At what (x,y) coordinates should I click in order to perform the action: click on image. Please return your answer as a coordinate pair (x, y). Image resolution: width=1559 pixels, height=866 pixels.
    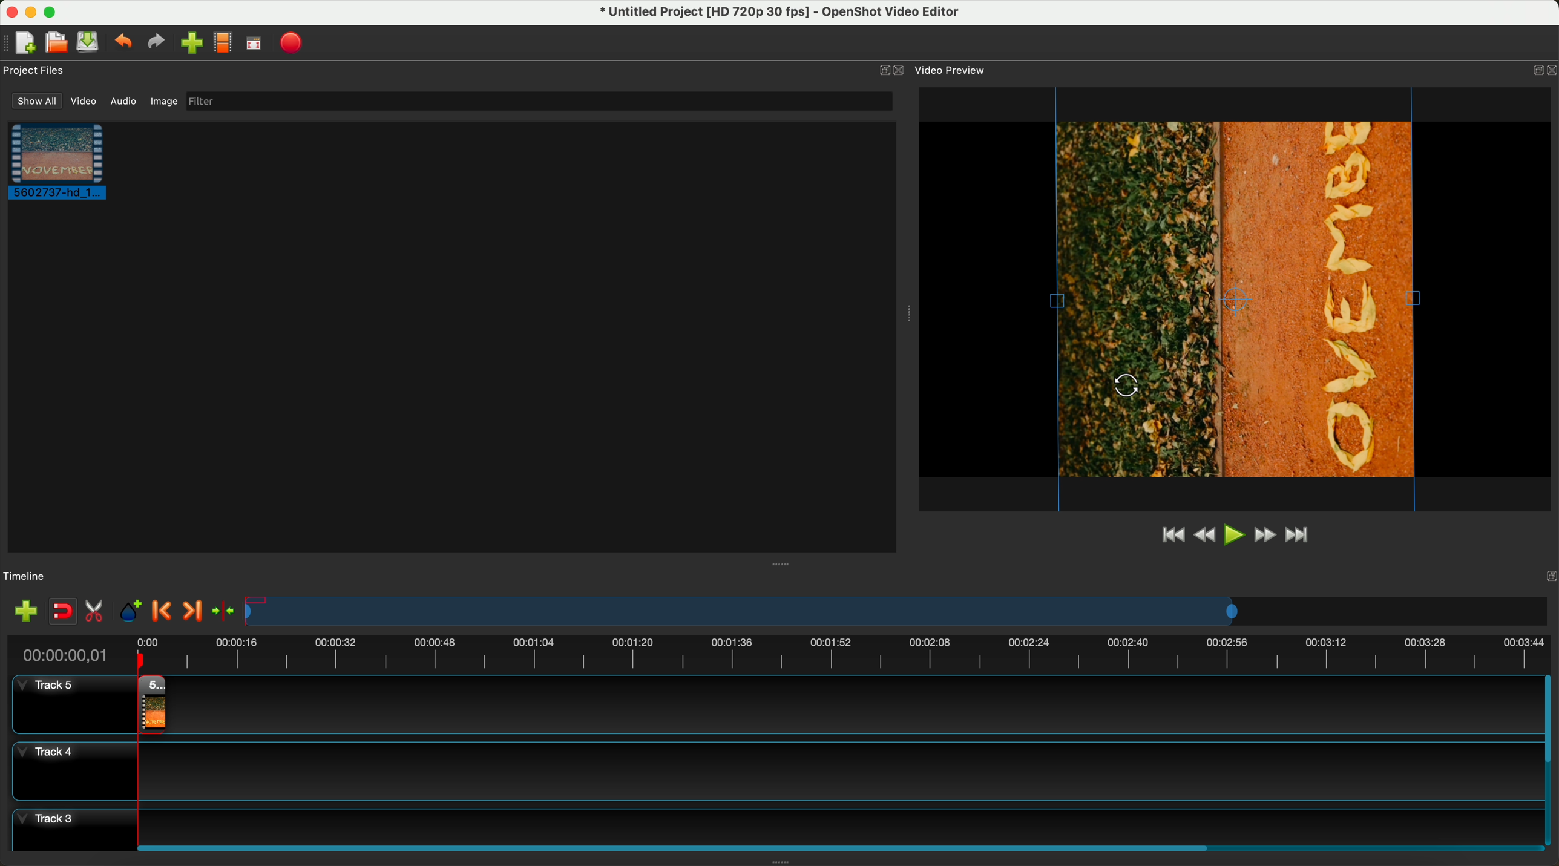
    Looking at the image, I should click on (164, 101).